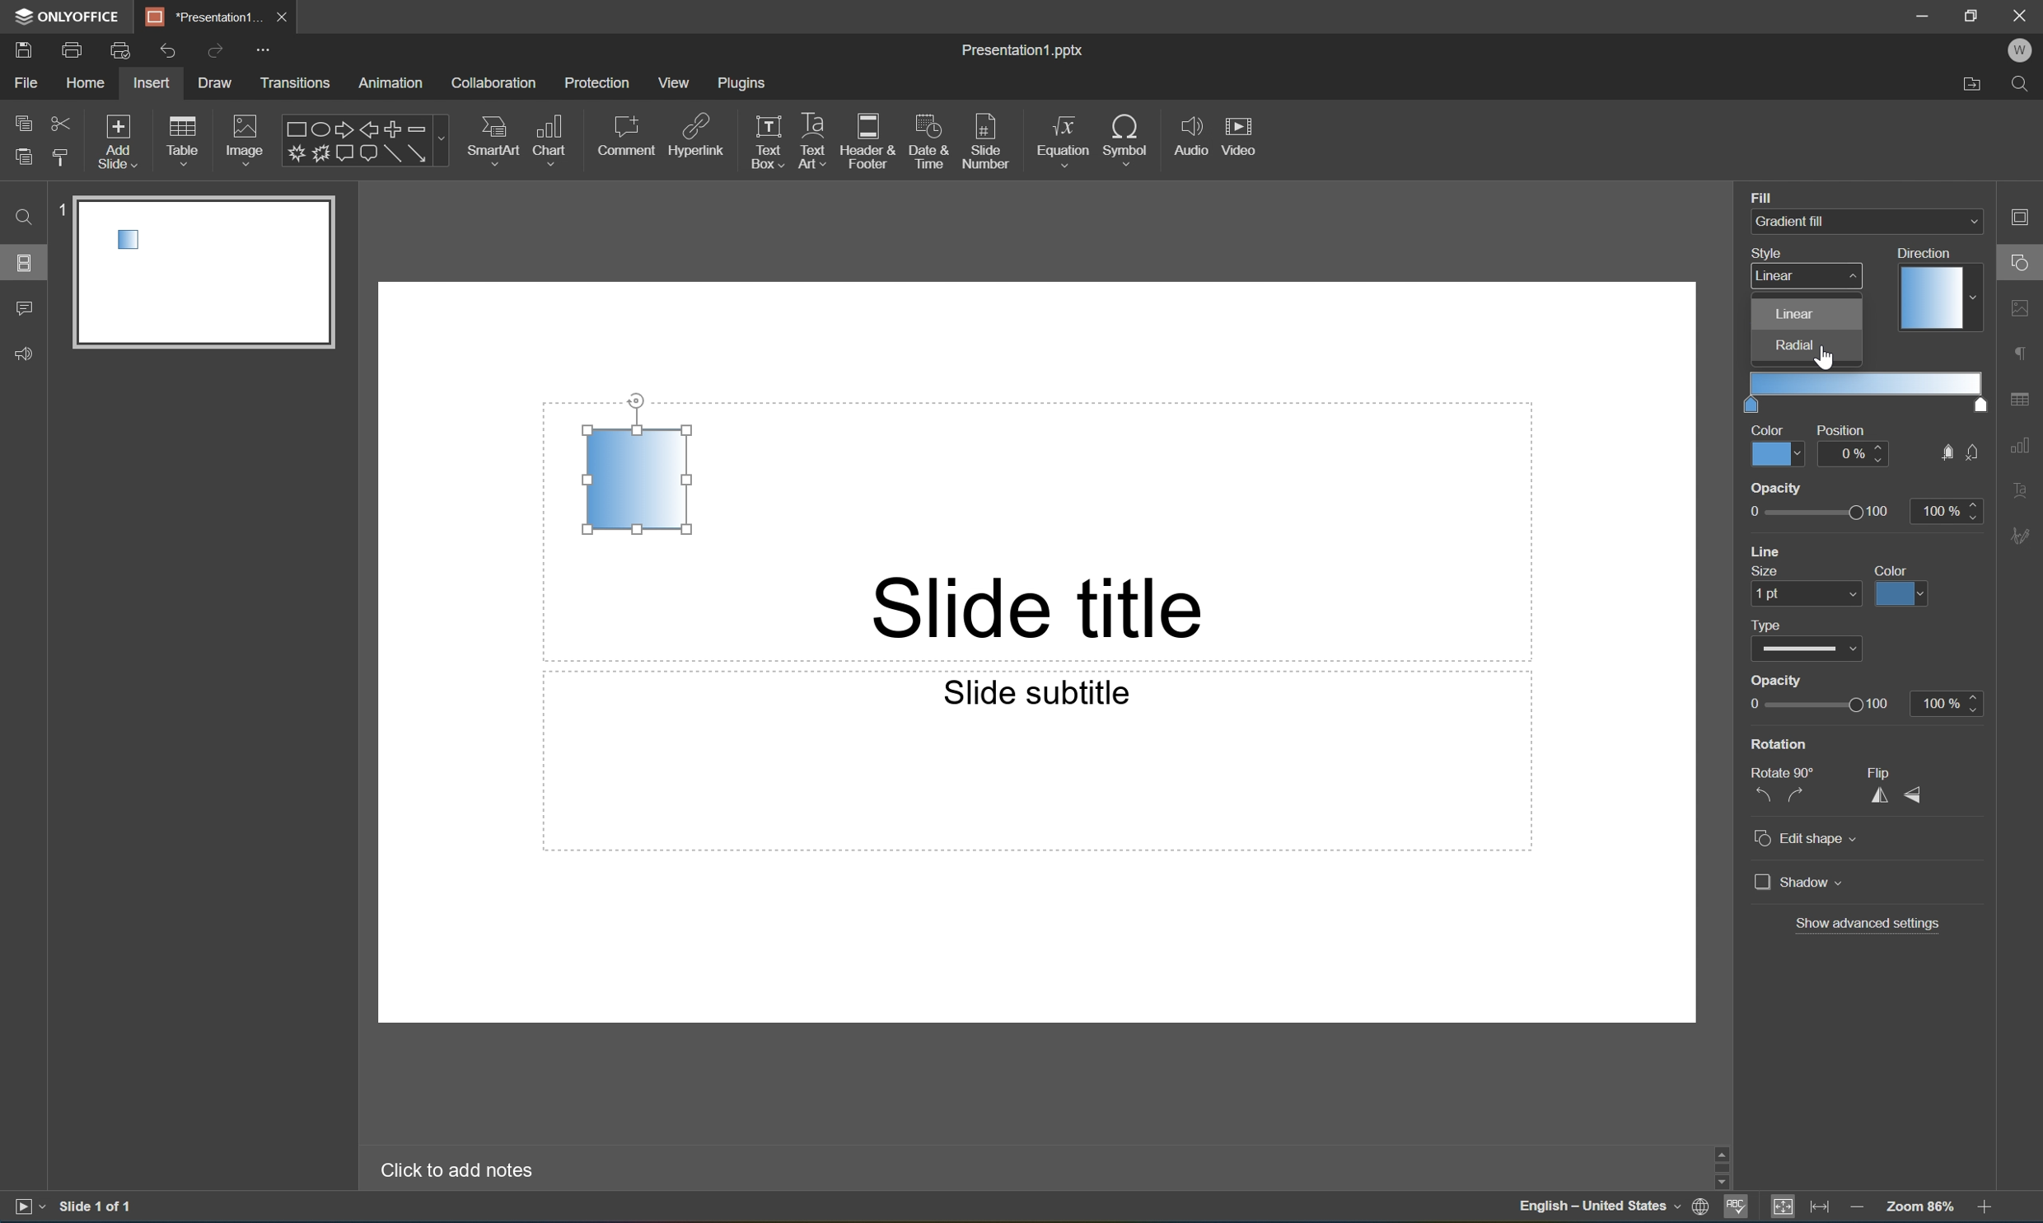  What do you see at coordinates (1806, 652) in the screenshot?
I see `Type` at bounding box center [1806, 652].